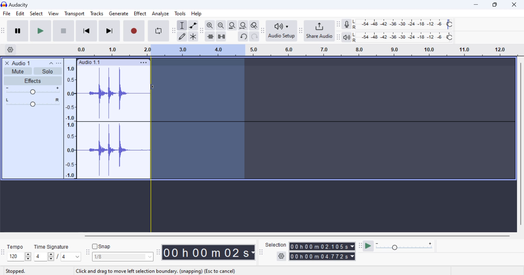 The width and height of the screenshot is (524, 275). Describe the element at coordinates (210, 36) in the screenshot. I see `trim audio outside select` at that location.